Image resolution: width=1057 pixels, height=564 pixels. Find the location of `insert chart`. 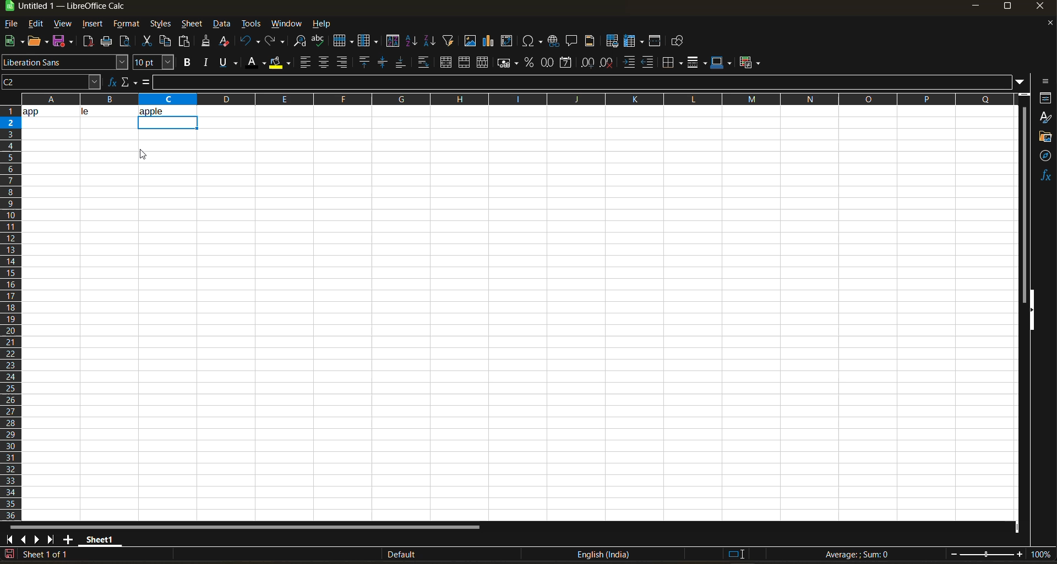

insert chart is located at coordinates (489, 41).